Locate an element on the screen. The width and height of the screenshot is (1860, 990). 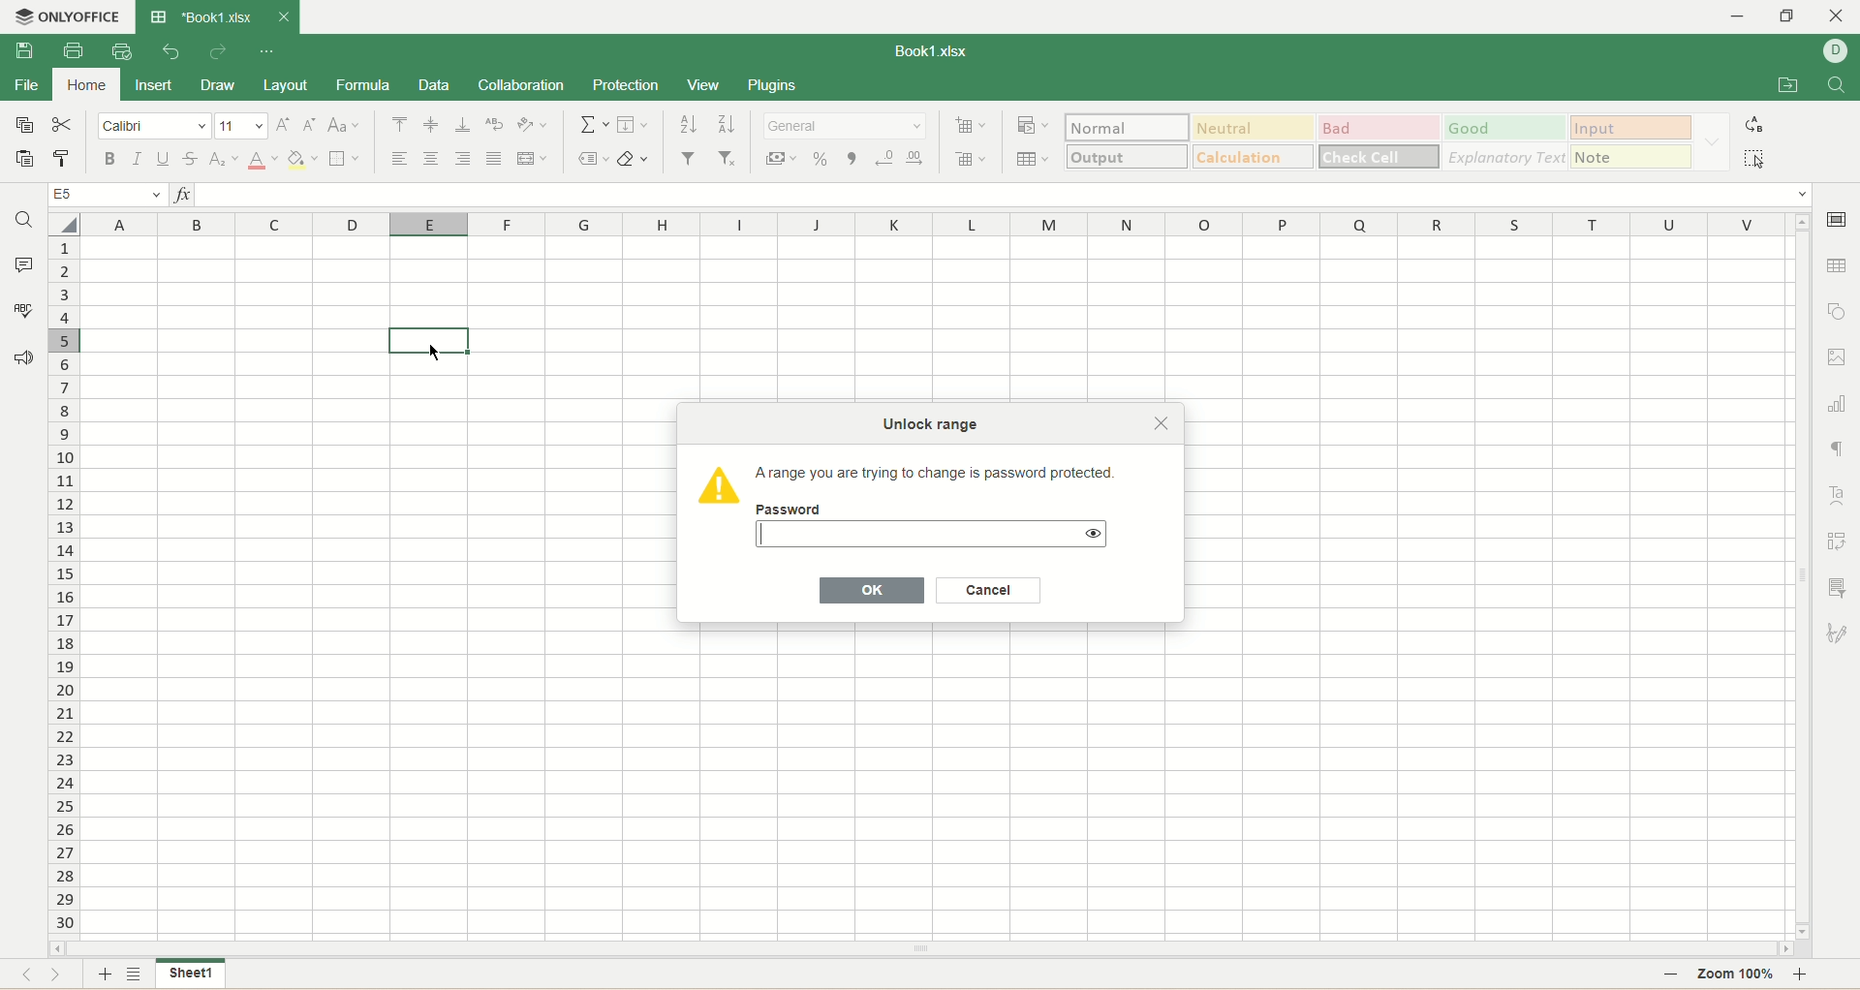
sheet list is located at coordinates (138, 974).